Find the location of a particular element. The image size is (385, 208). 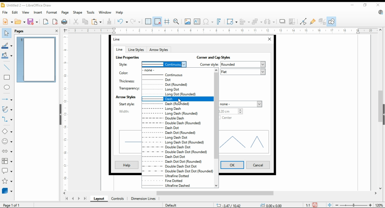

close window is located at coordinates (378, 5).